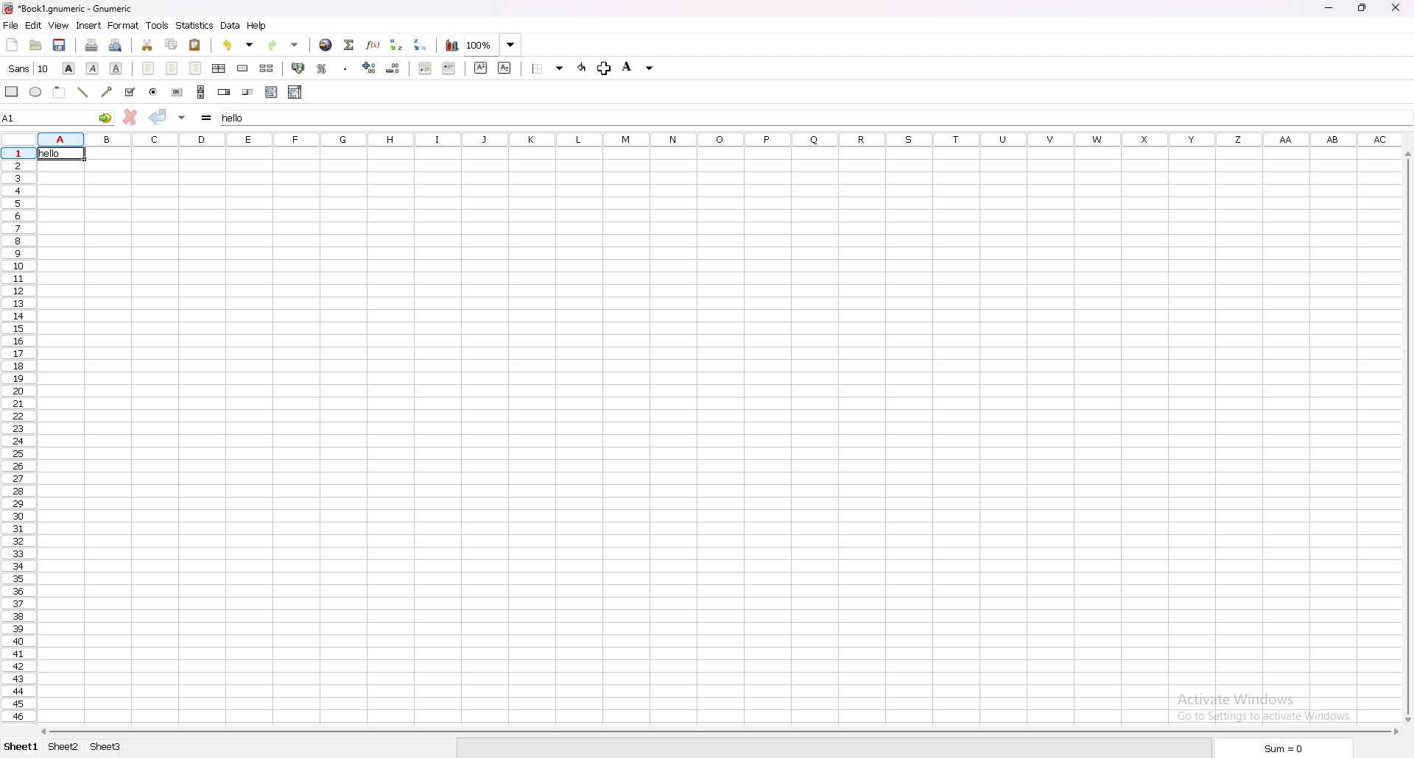 The width and height of the screenshot is (1414, 758). I want to click on spin button, so click(223, 92).